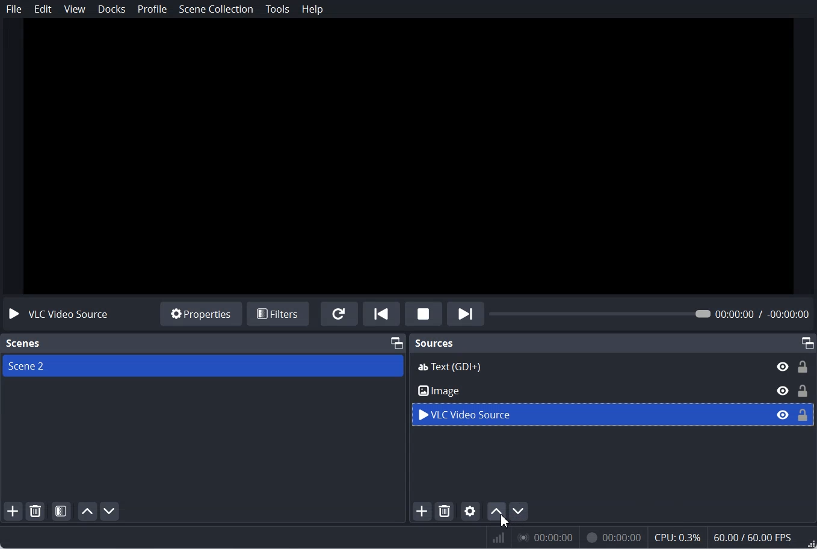 This screenshot has height=549, width=817. I want to click on Maximize, so click(807, 342).